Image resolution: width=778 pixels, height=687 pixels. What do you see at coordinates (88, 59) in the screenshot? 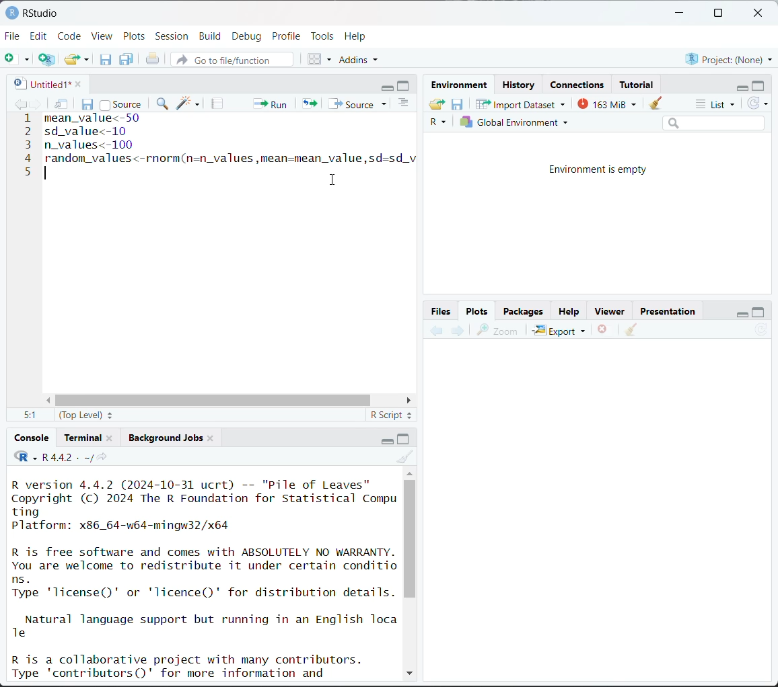
I see `clear list` at bounding box center [88, 59].